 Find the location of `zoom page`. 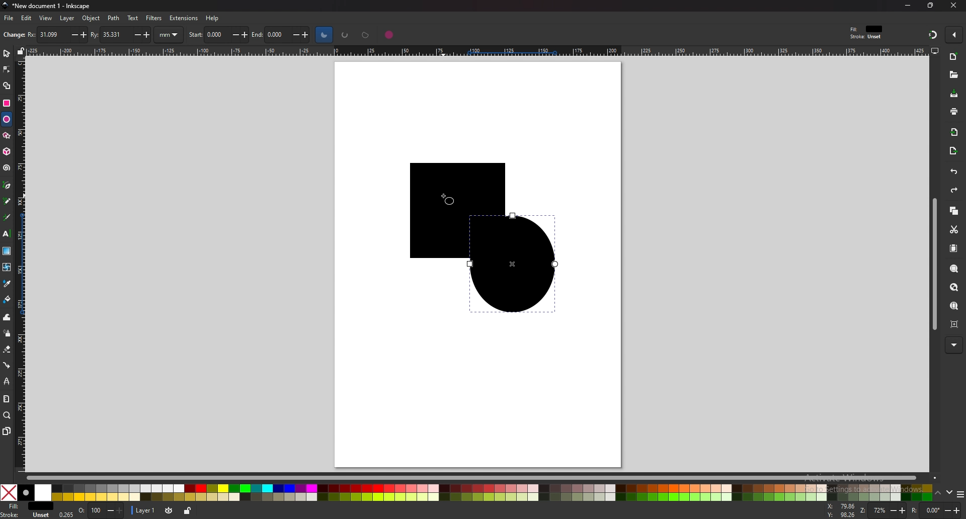

zoom page is located at coordinates (954, 306).